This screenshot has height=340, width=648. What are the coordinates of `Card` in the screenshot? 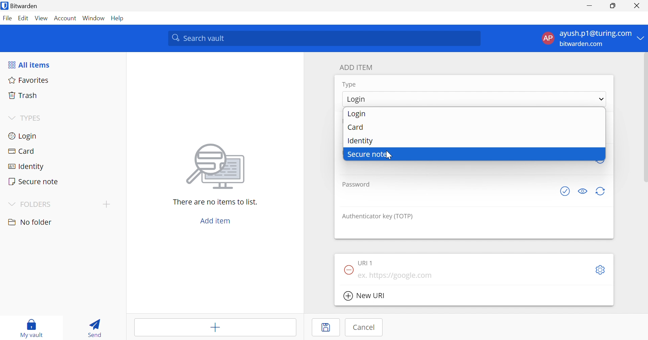 It's located at (355, 128).